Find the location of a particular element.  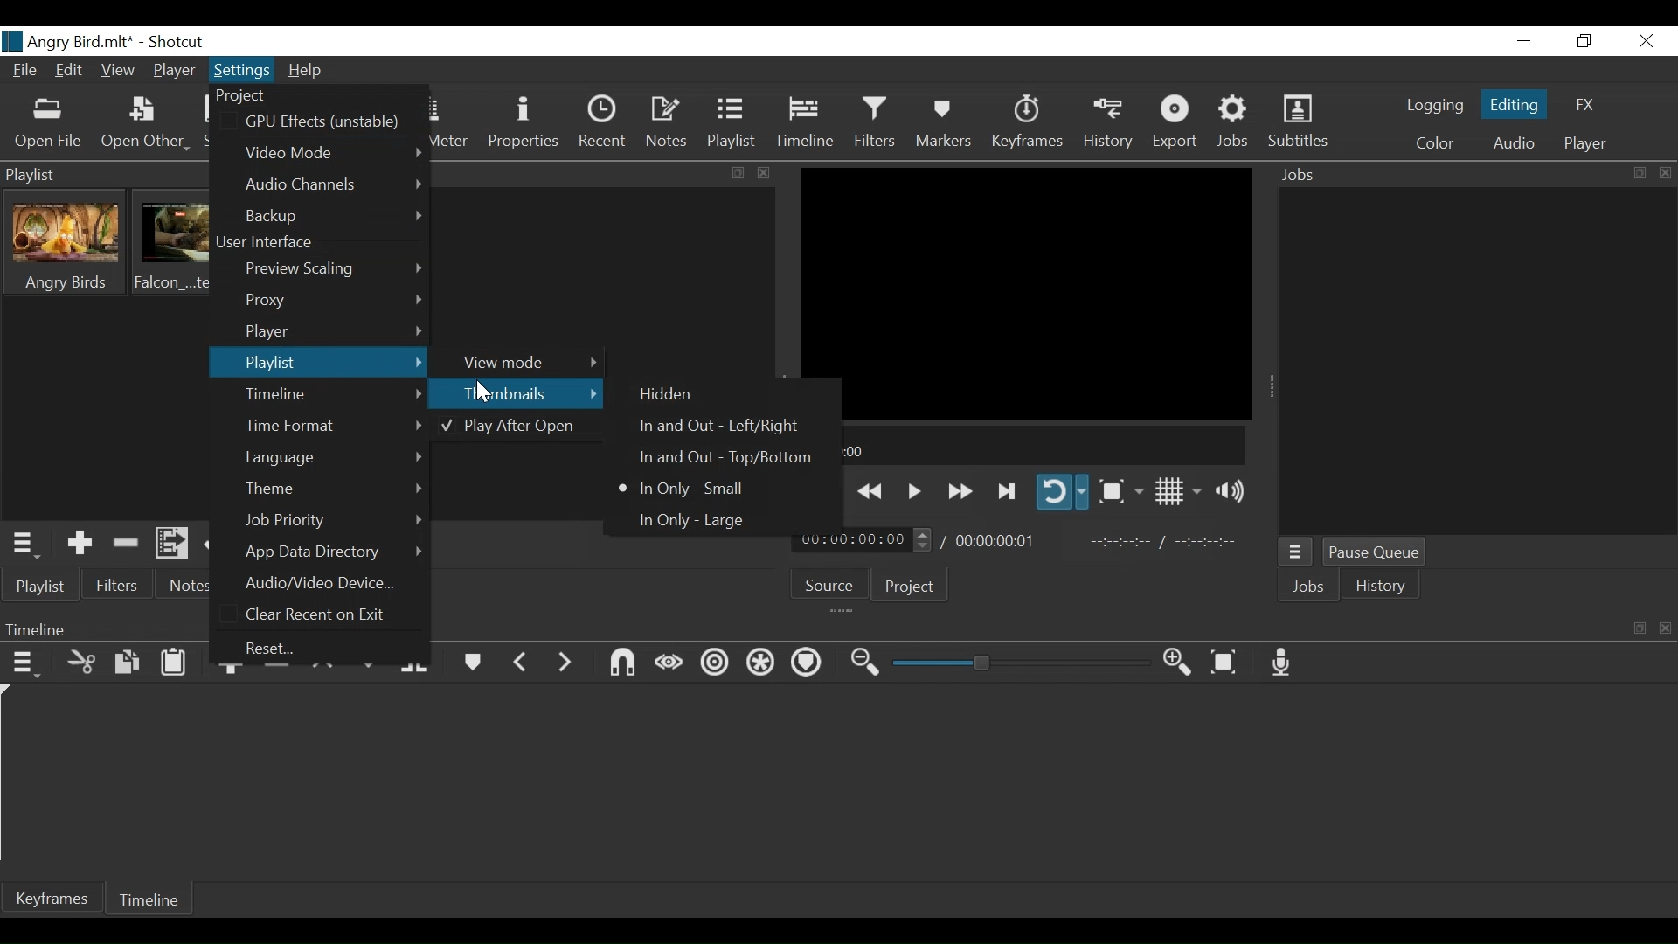

Snap is located at coordinates (623, 664).